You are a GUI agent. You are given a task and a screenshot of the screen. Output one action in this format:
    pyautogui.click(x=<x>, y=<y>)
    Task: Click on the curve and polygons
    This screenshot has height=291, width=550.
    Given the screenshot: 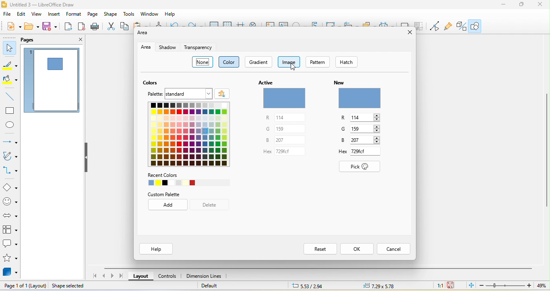 What is the action you would take?
    pyautogui.click(x=10, y=157)
    